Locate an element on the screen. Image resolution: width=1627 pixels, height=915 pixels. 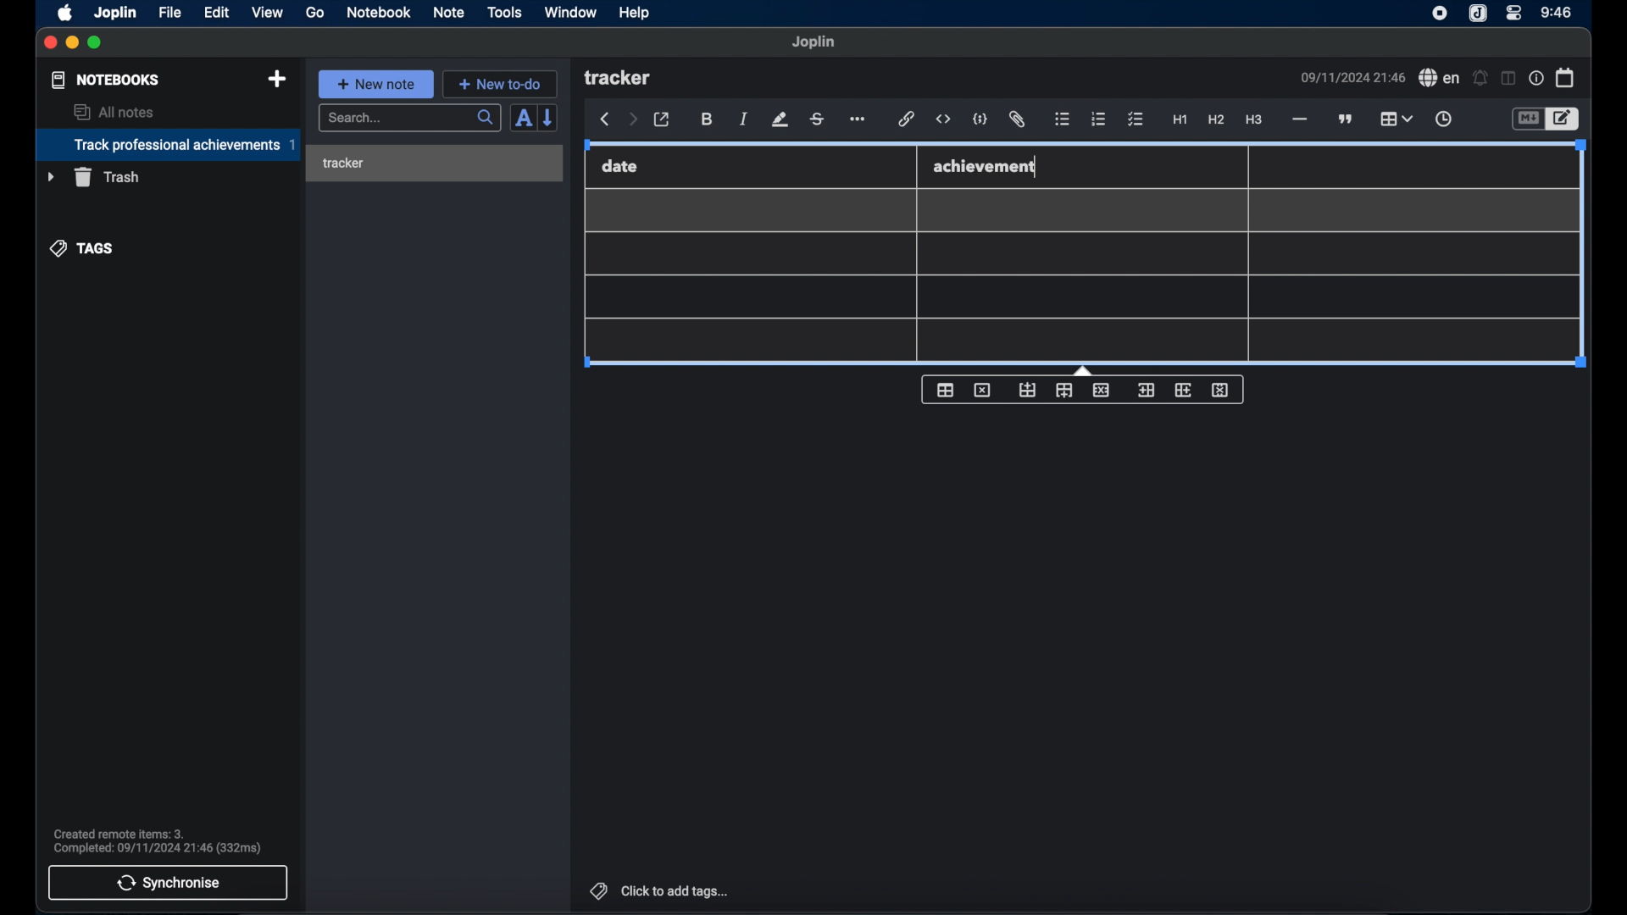
notebook is located at coordinates (379, 13).